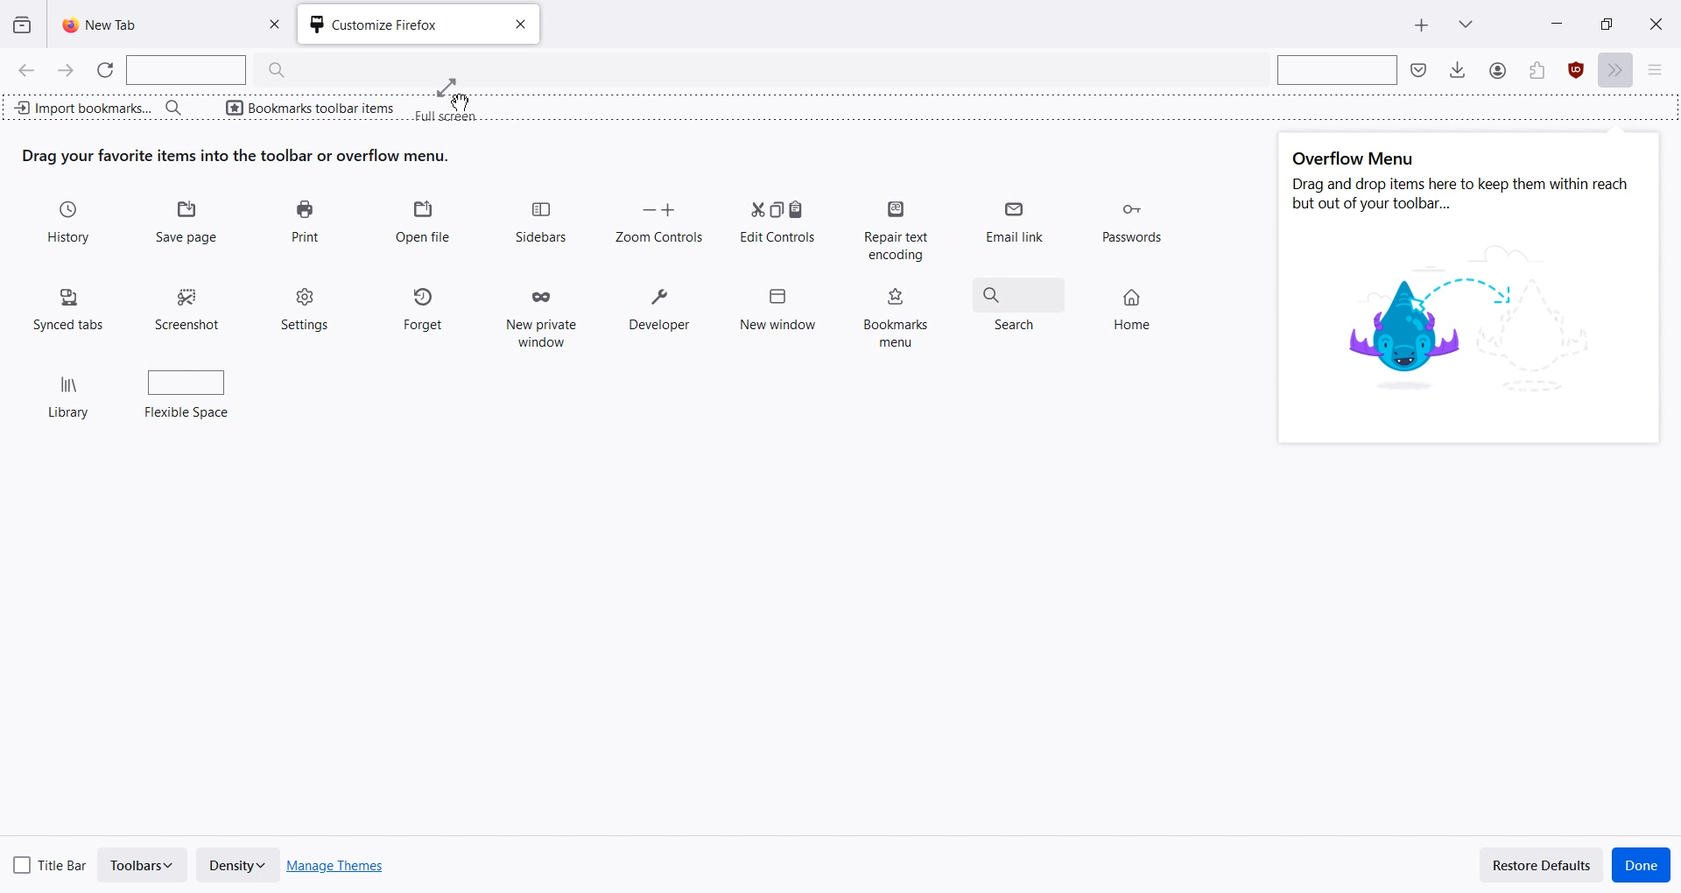 This screenshot has width=1681, height=893. Describe the element at coordinates (1577, 71) in the screenshot. I see `Extensions` at that location.